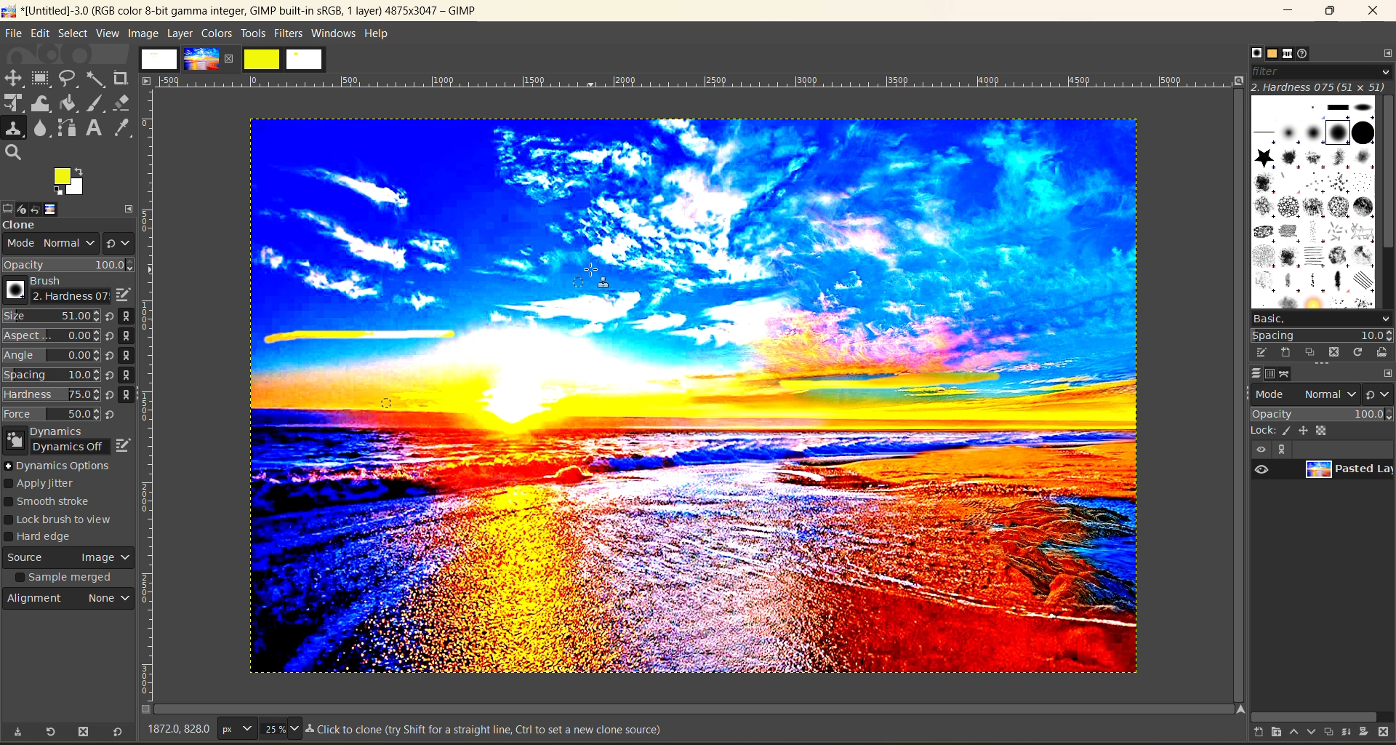 This screenshot has height=745, width=1396. What do you see at coordinates (71, 602) in the screenshot?
I see `alignment` at bounding box center [71, 602].